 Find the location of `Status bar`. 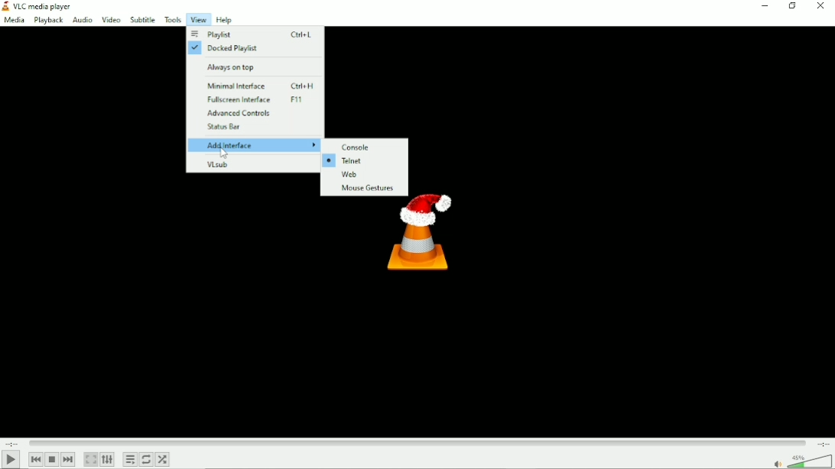

Status bar is located at coordinates (221, 127).